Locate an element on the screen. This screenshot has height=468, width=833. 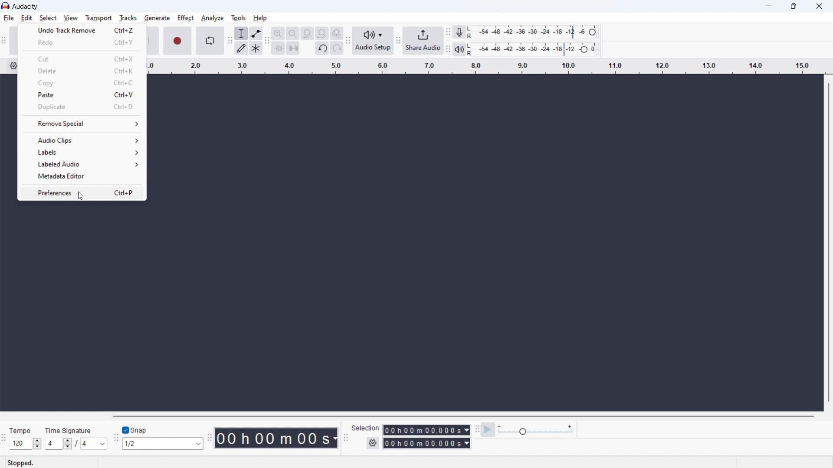
edit is located at coordinates (27, 18).